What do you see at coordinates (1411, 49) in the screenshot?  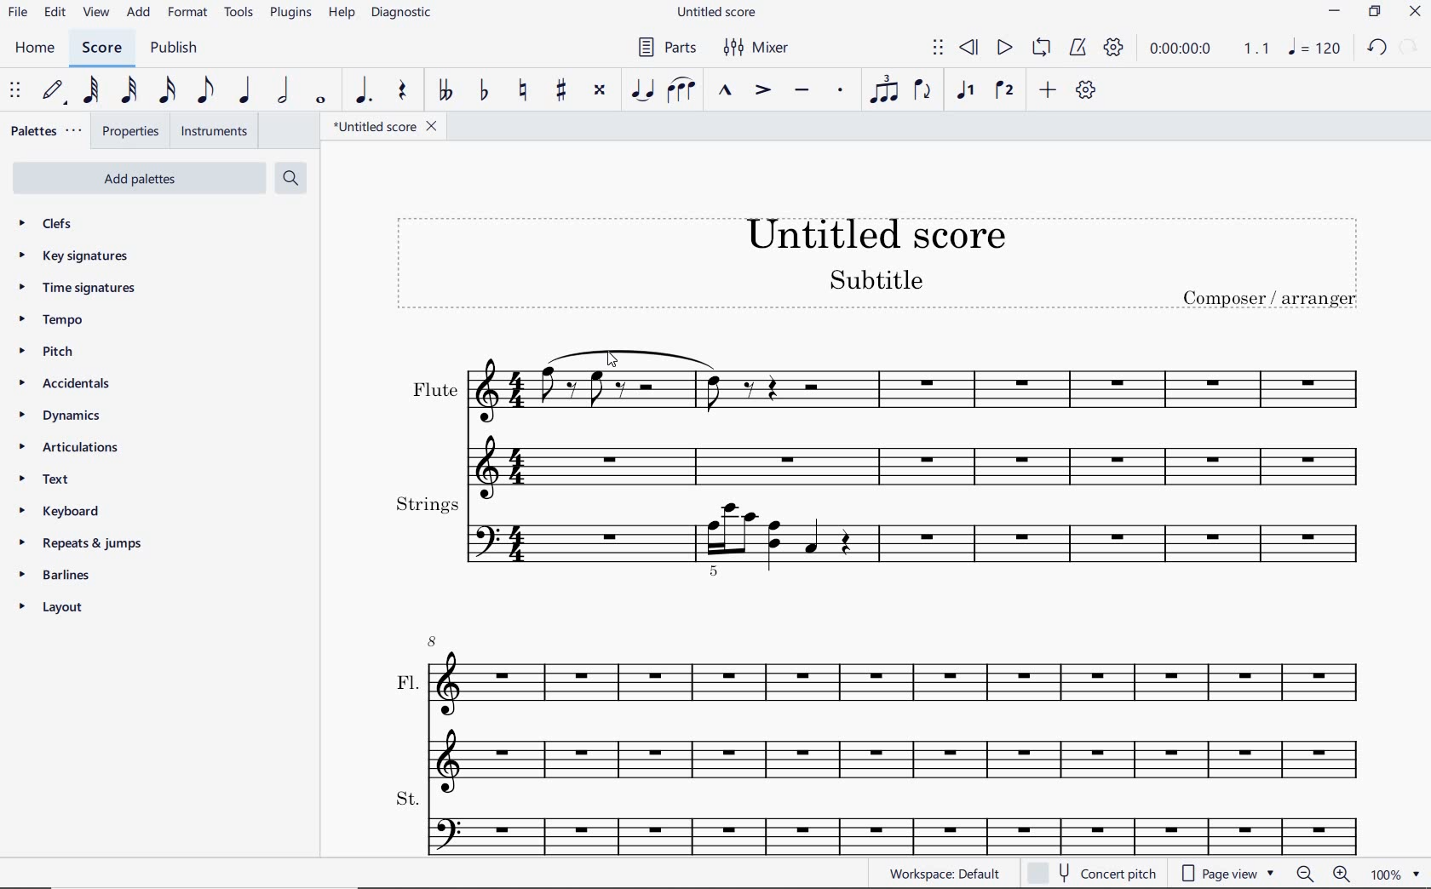 I see `redo` at bounding box center [1411, 49].